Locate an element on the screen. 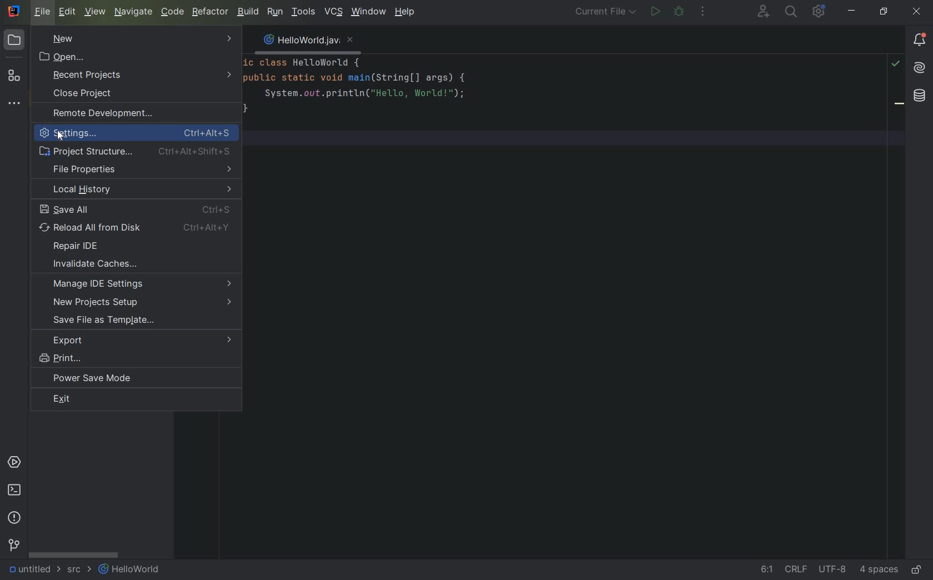  highlight problems is located at coordinates (895, 64).